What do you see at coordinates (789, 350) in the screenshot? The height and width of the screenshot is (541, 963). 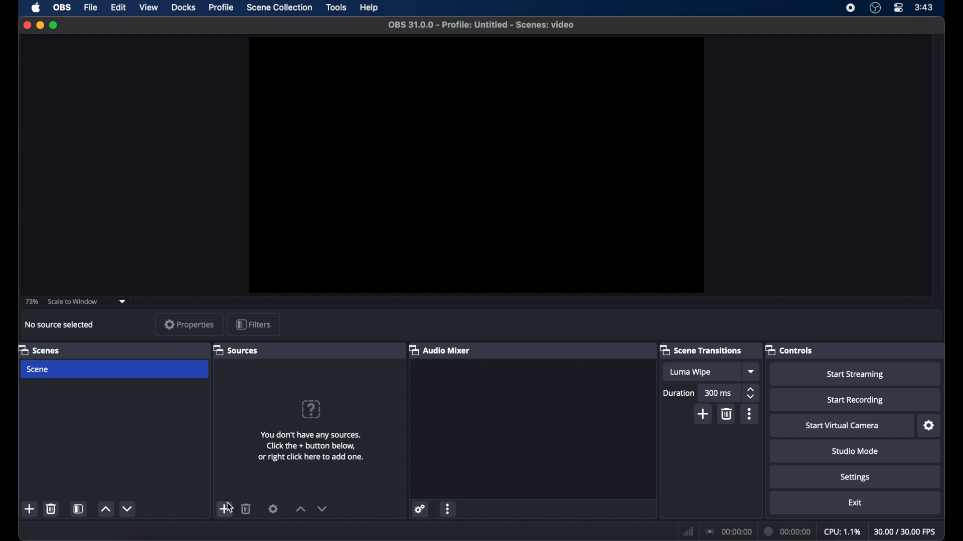 I see `controls` at bounding box center [789, 350].